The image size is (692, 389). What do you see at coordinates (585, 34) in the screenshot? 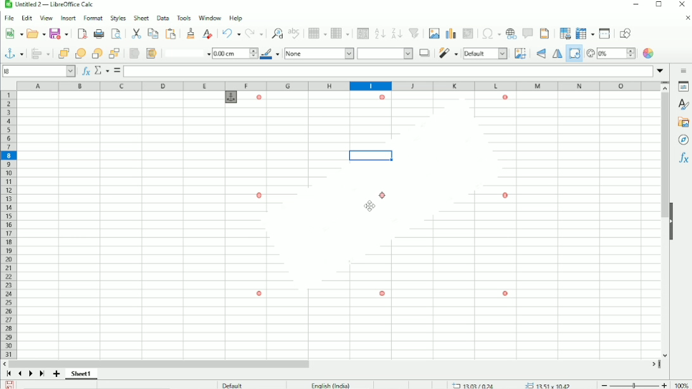
I see `Freeze rows and columns` at bounding box center [585, 34].